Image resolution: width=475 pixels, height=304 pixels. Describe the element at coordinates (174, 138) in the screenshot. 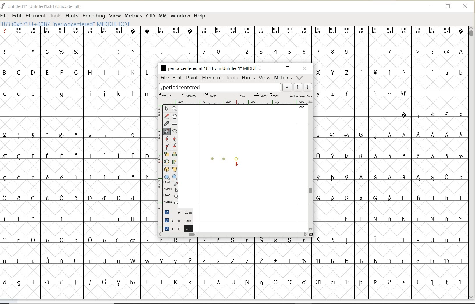

I see `add a curve point always either horizontal or vertical` at that location.